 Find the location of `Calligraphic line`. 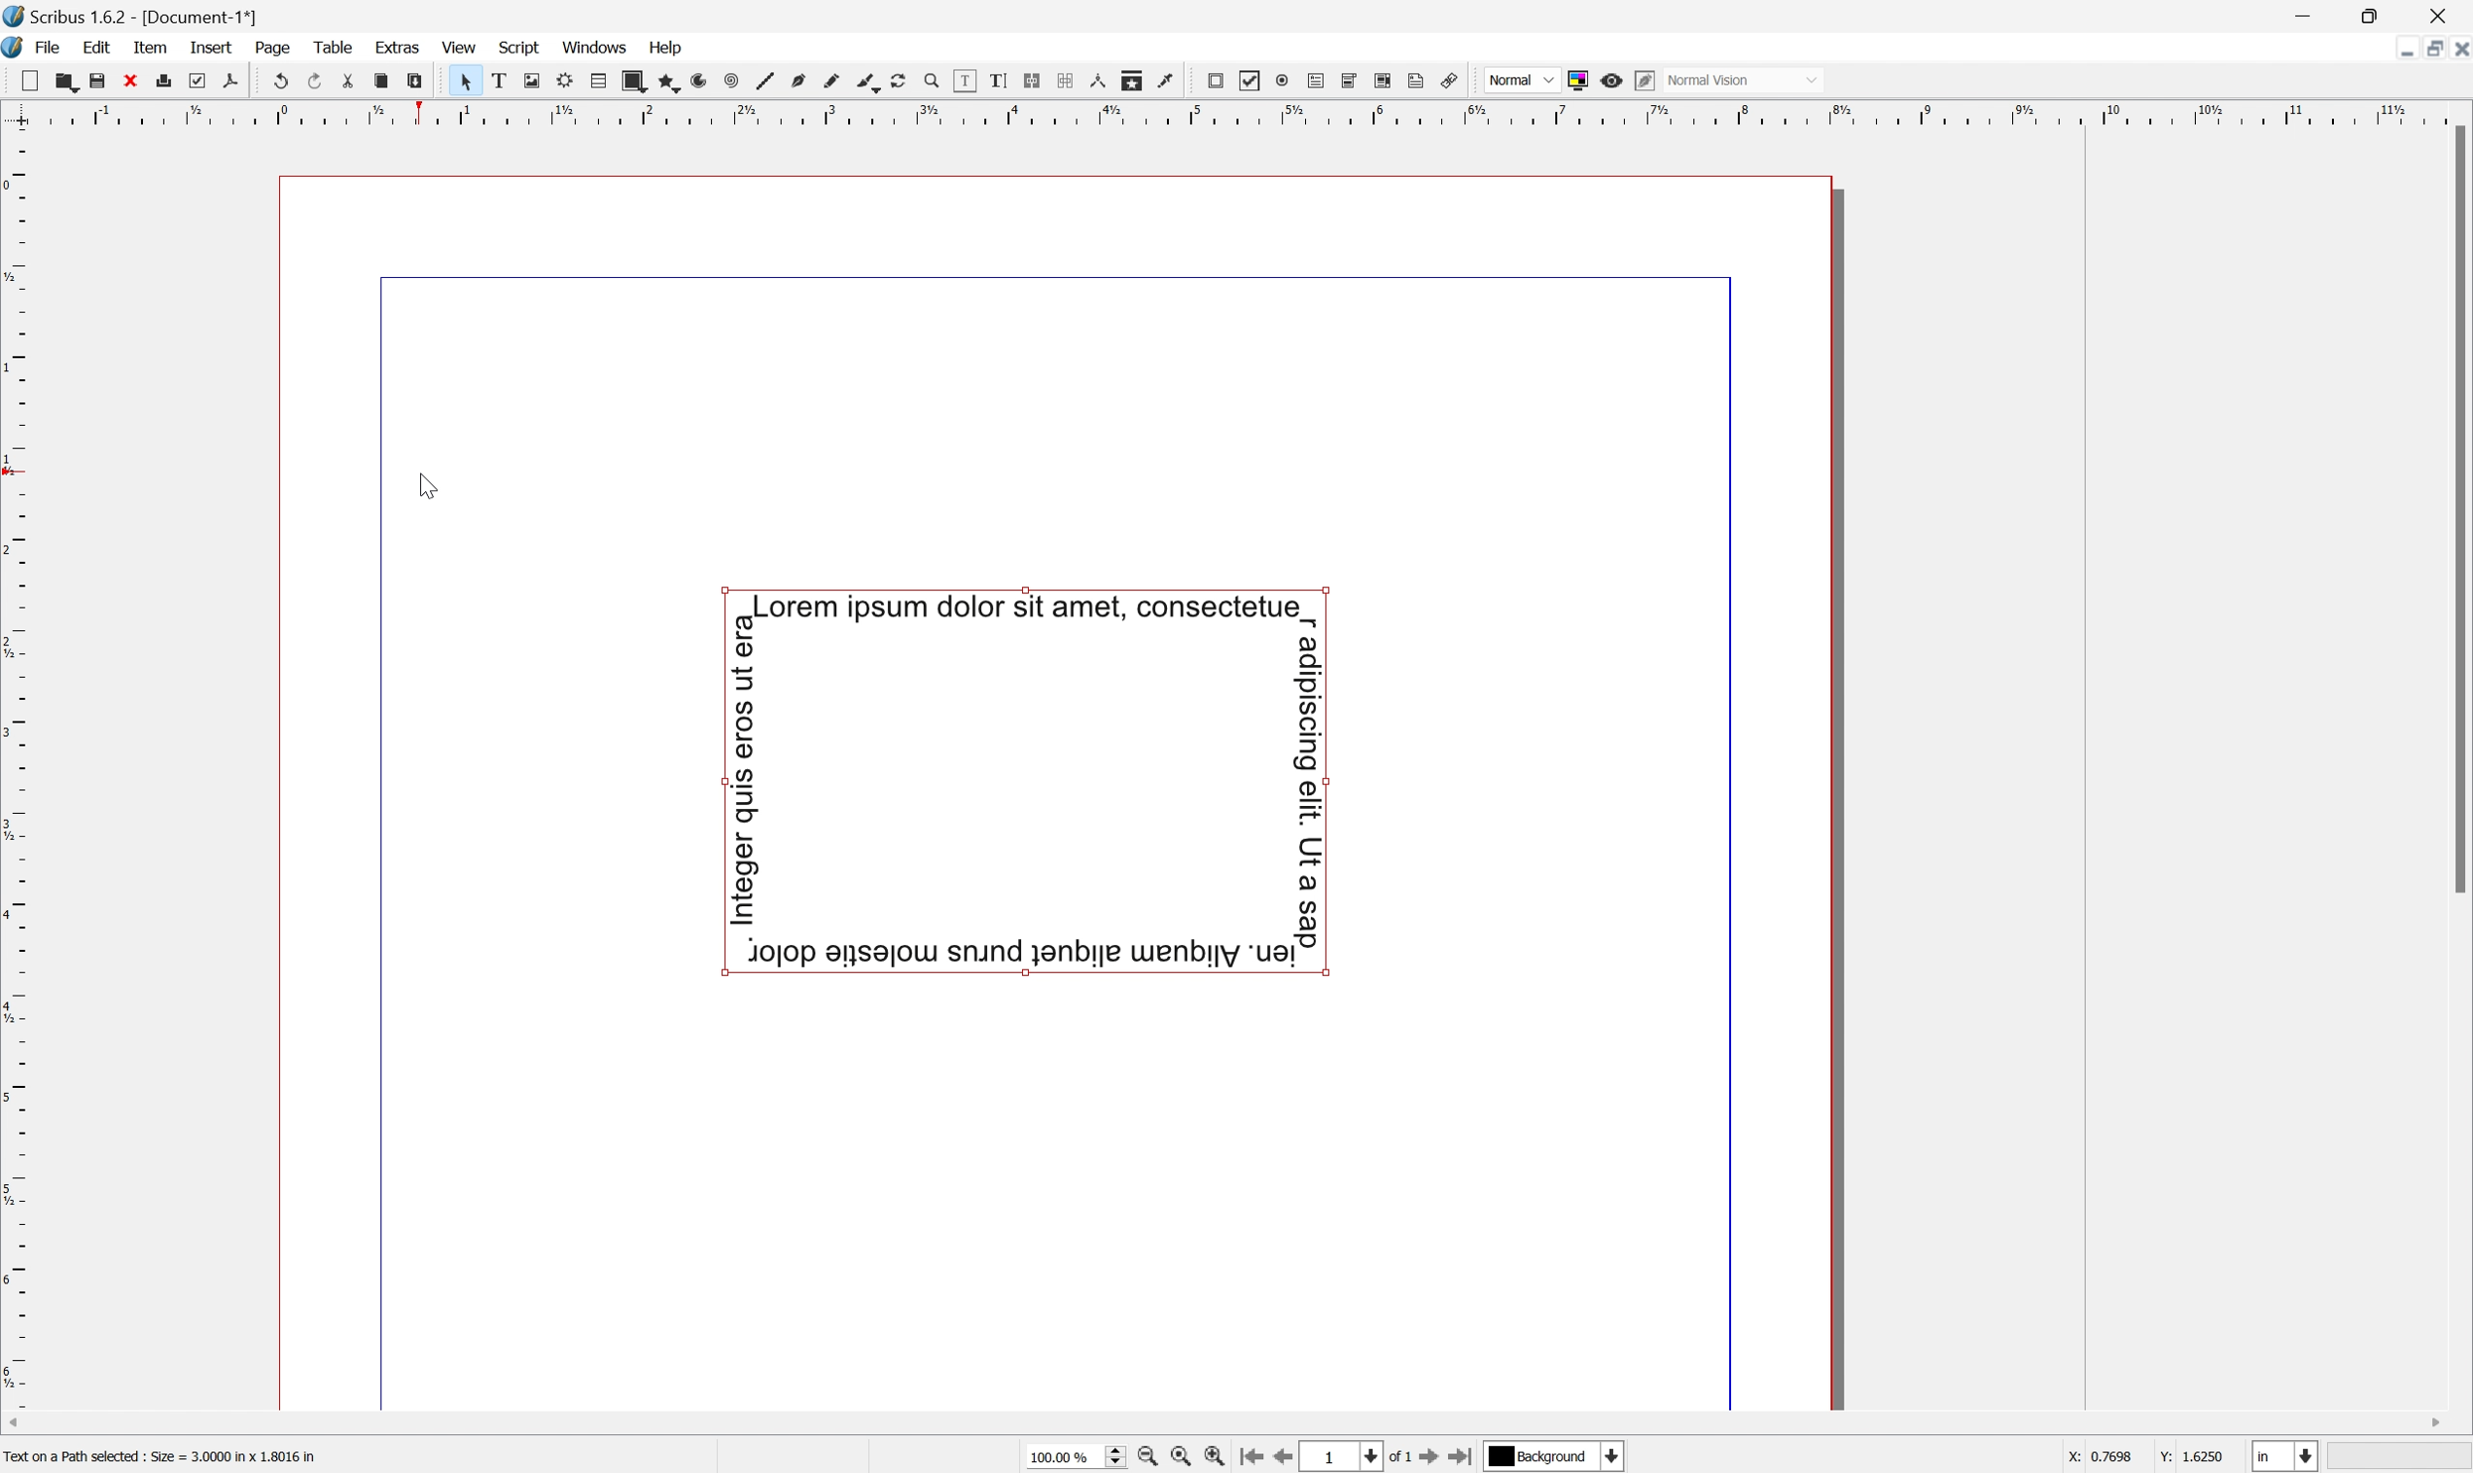

Calligraphic line is located at coordinates (867, 83).